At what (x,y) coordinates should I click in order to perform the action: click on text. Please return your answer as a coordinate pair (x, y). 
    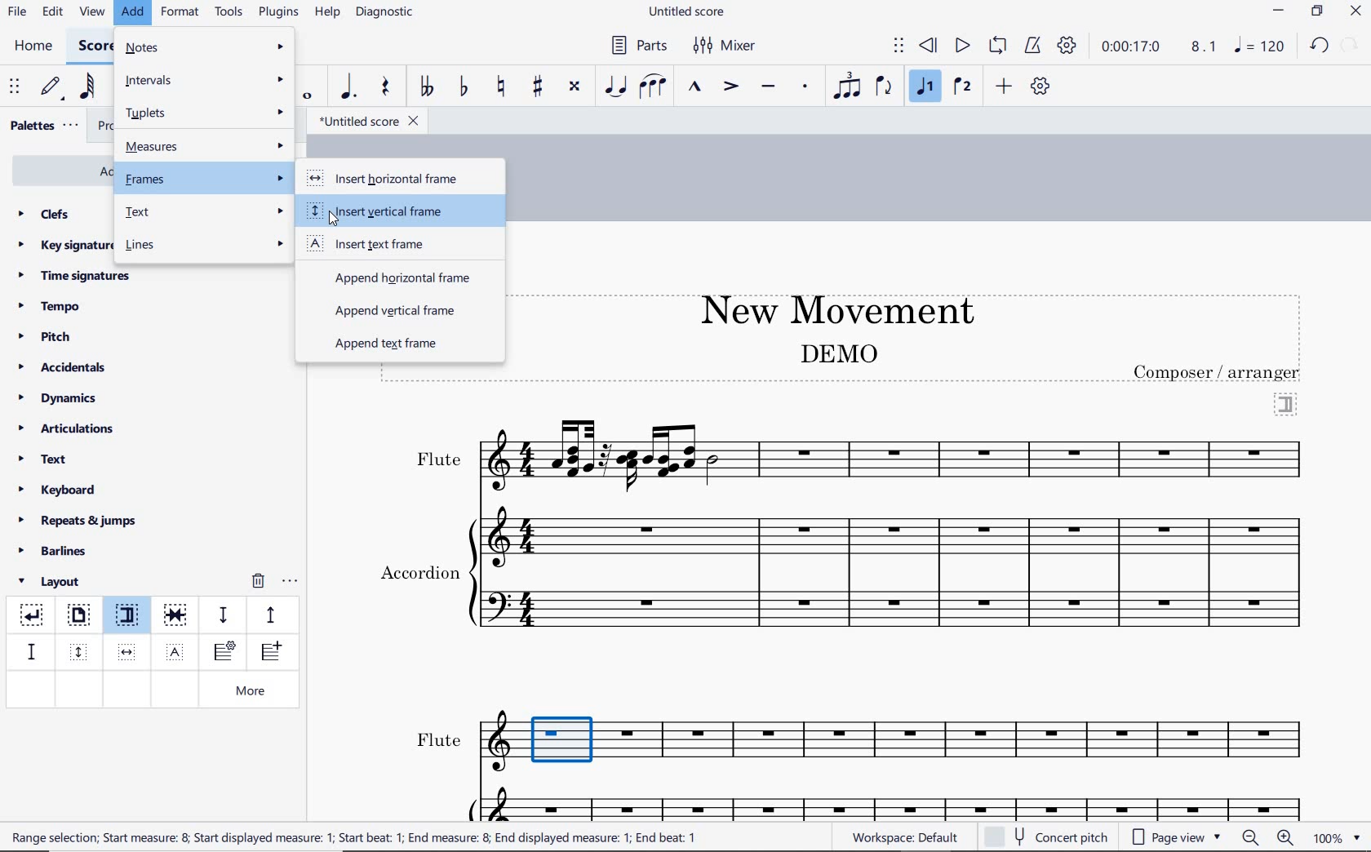
    Looking at the image, I should click on (438, 740).